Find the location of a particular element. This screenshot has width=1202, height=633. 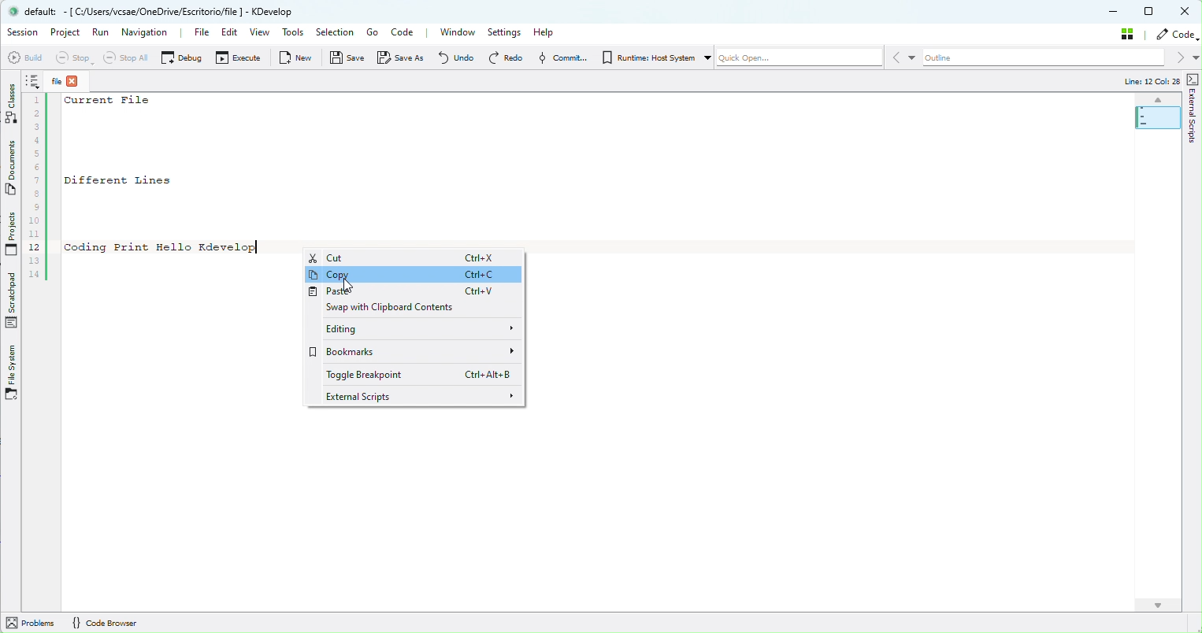

Tools is located at coordinates (294, 33).